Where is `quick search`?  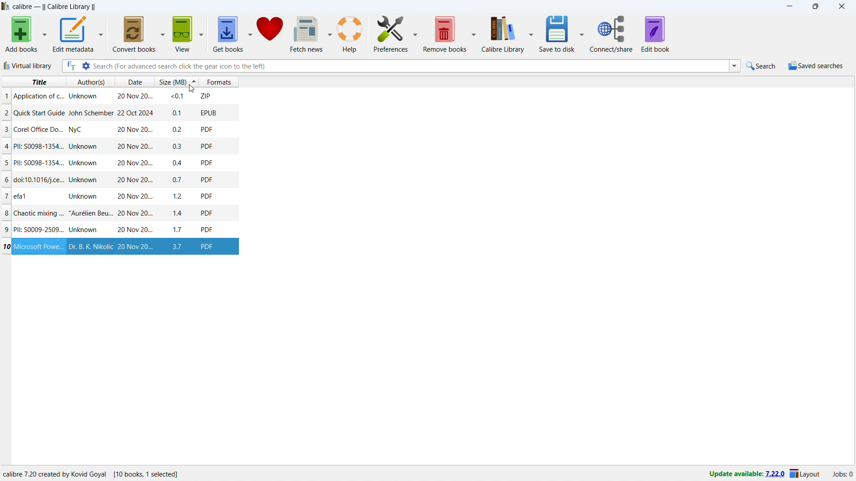 quick search is located at coordinates (761, 66).